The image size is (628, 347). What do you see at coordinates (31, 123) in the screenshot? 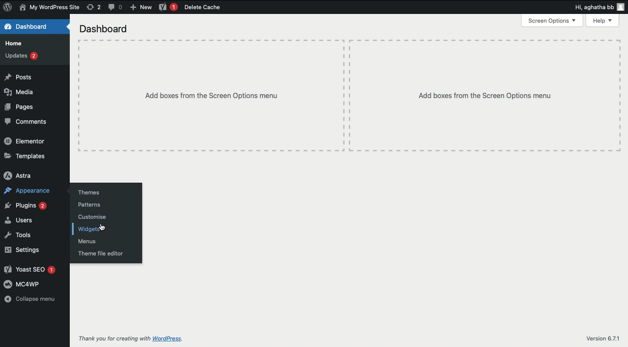
I see `Comments.` at bounding box center [31, 123].